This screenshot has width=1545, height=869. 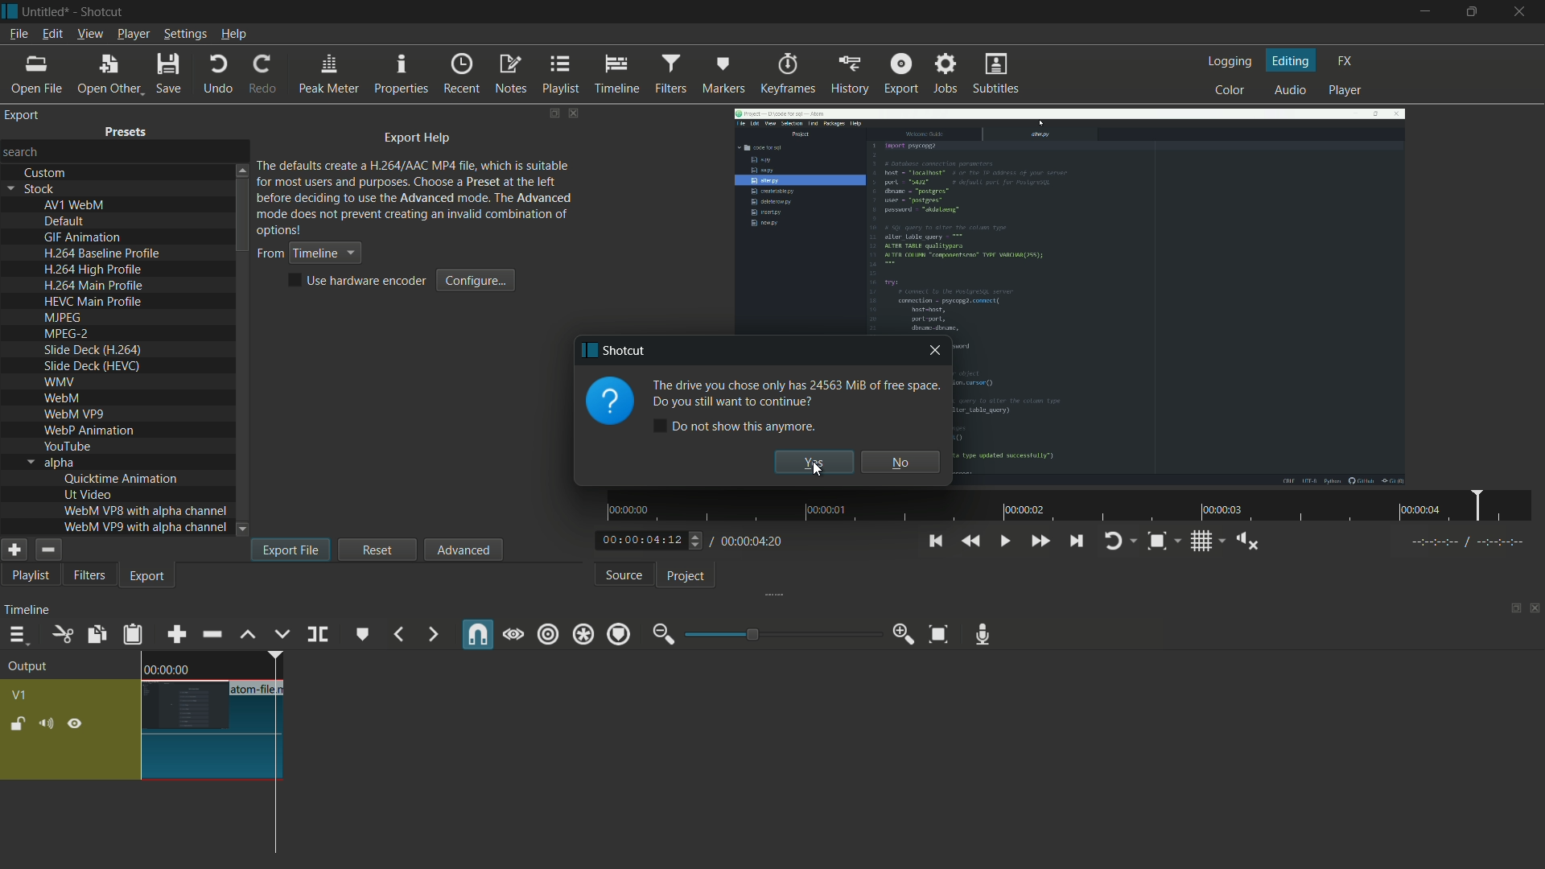 What do you see at coordinates (781, 634) in the screenshot?
I see `adjustment bar` at bounding box center [781, 634].